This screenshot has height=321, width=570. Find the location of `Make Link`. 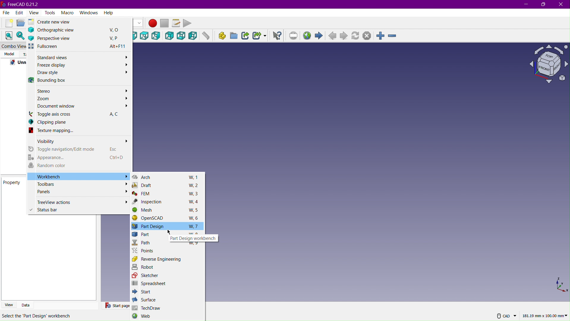

Make Link is located at coordinates (245, 37).